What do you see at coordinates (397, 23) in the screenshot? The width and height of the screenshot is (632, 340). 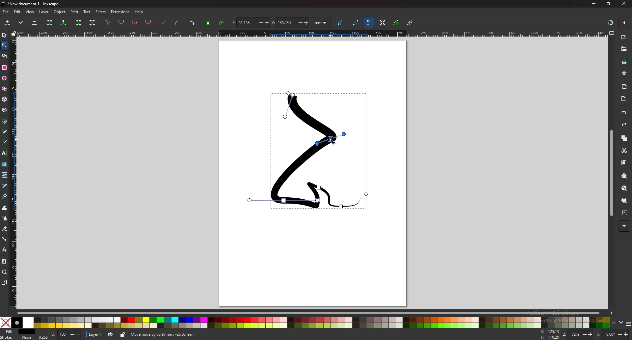 I see `show mask` at bounding box center [397, 23].